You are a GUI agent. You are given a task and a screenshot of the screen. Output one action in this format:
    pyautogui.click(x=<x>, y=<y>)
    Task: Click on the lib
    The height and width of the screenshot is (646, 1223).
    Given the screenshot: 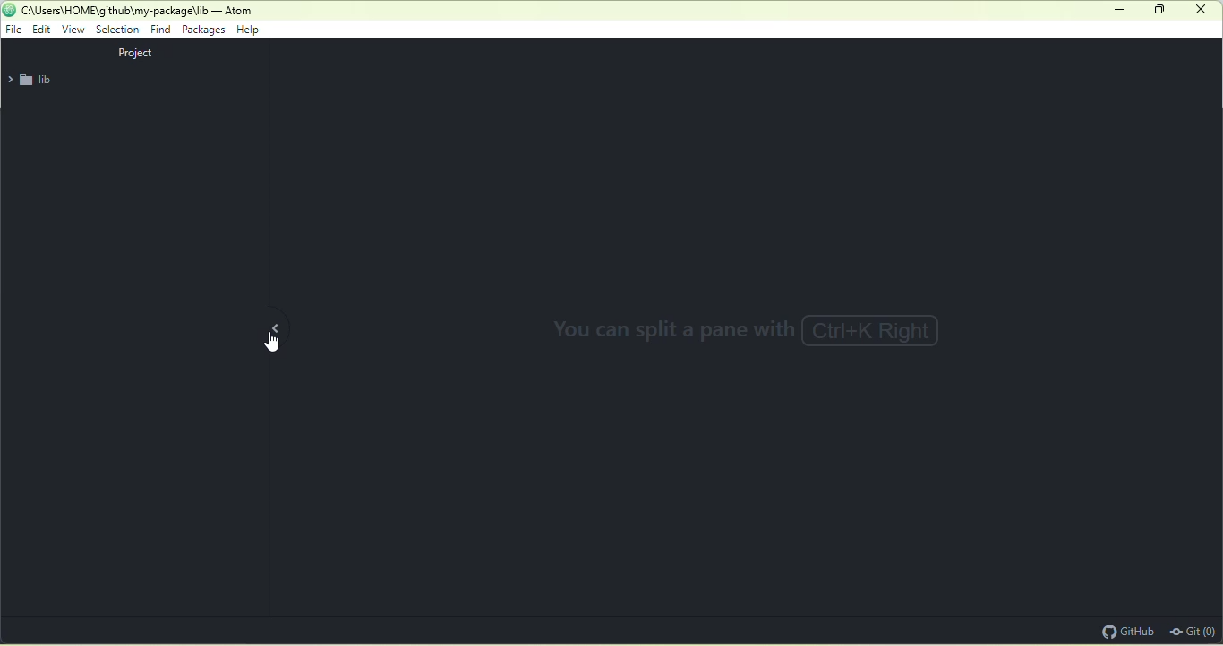 What is the action you would take?
    pyautogui.click(x=45, y=81)
    